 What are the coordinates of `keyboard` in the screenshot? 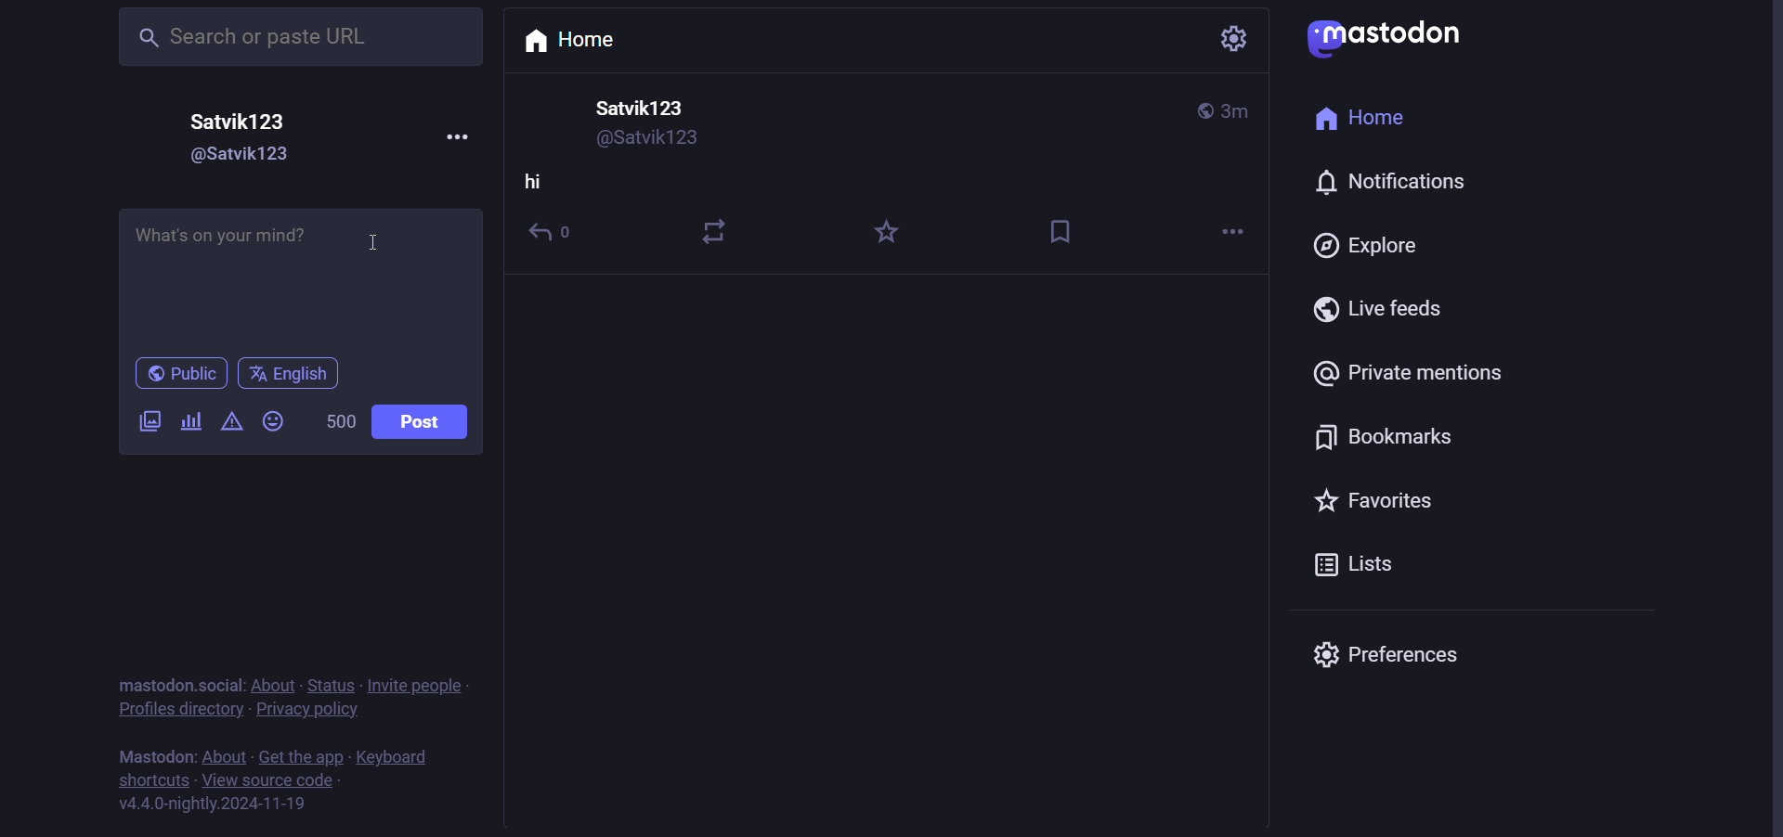 It's located at (395, 758).